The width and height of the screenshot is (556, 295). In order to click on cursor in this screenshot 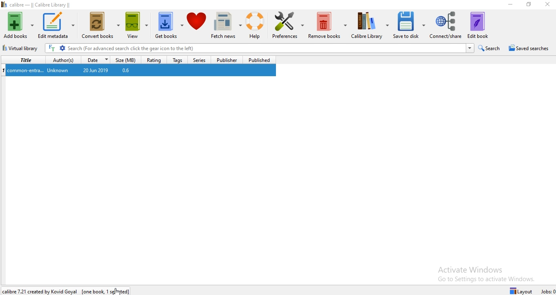, I will do `click(118, 290)`.